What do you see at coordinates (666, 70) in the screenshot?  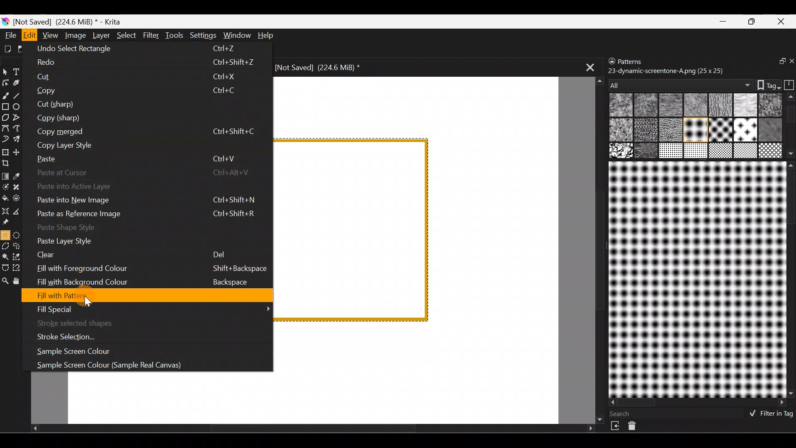 I see `23-dynamic-screentone-A.png (25 x 25)` at bounding box center [666, 70].